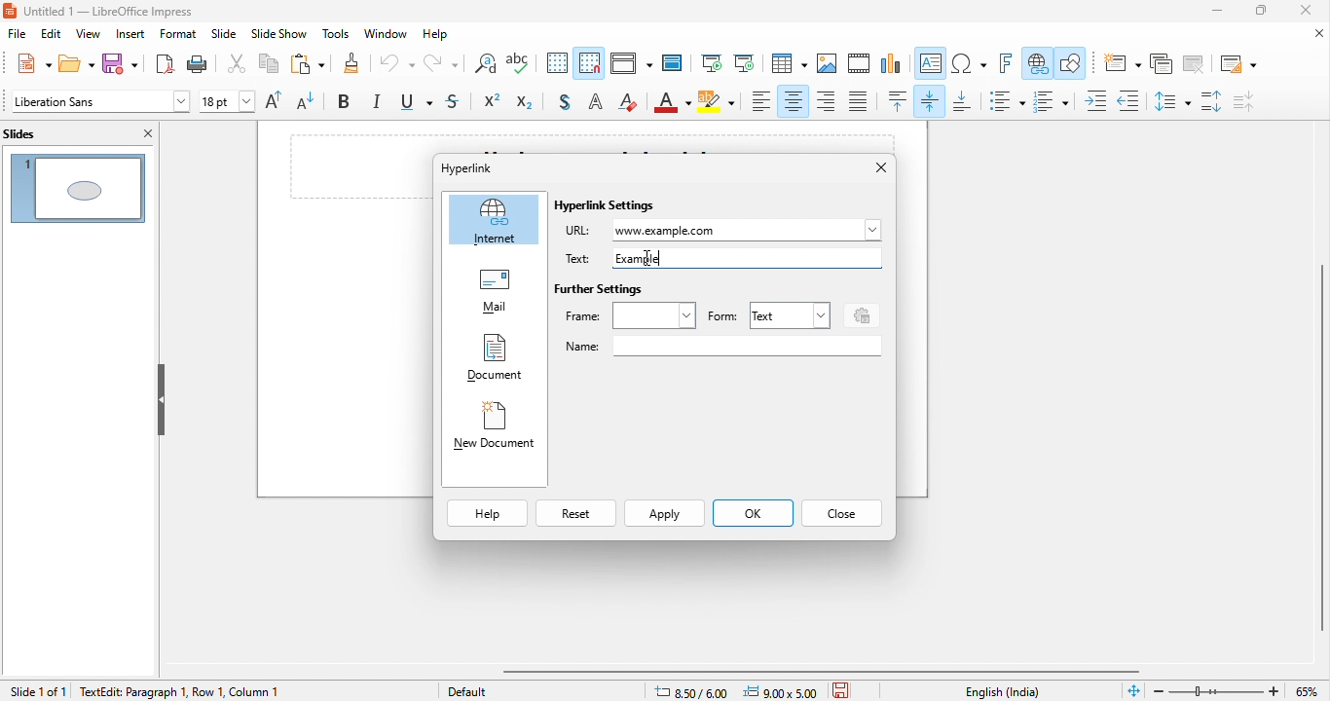  I want to click on increase indent, so click(1097, 100).